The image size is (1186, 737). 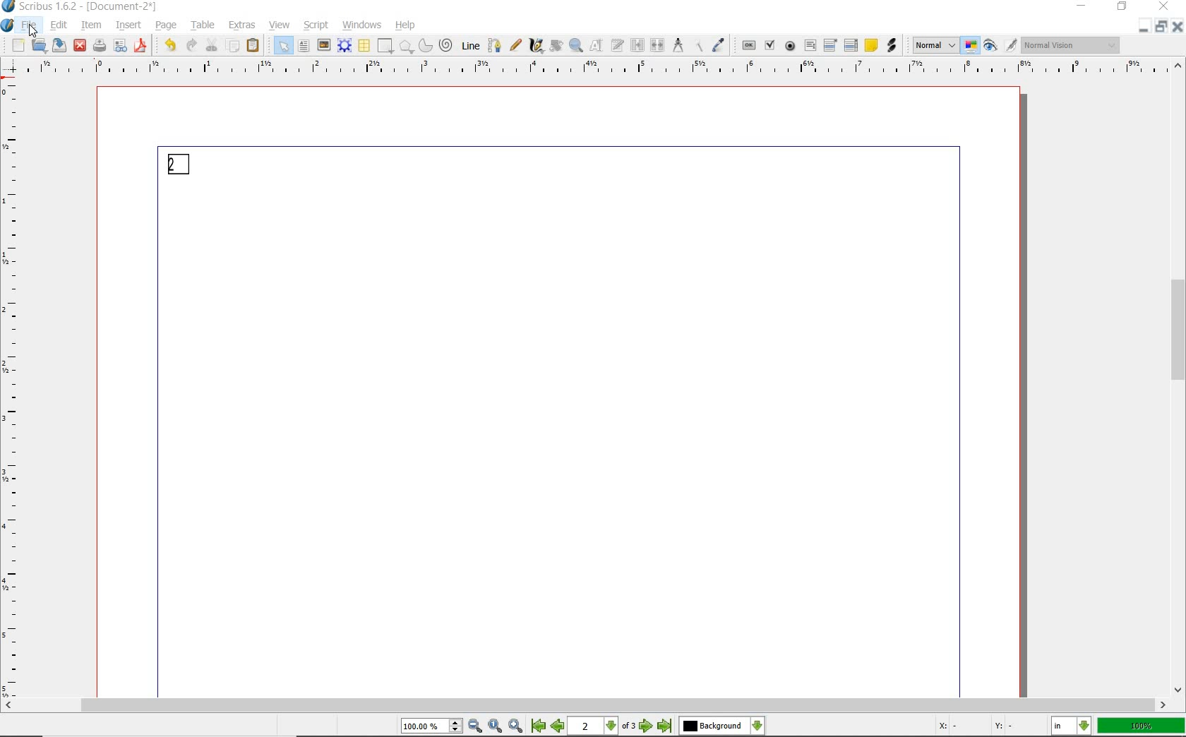 I want to click on Zoom In, so click(x=517, y=727).